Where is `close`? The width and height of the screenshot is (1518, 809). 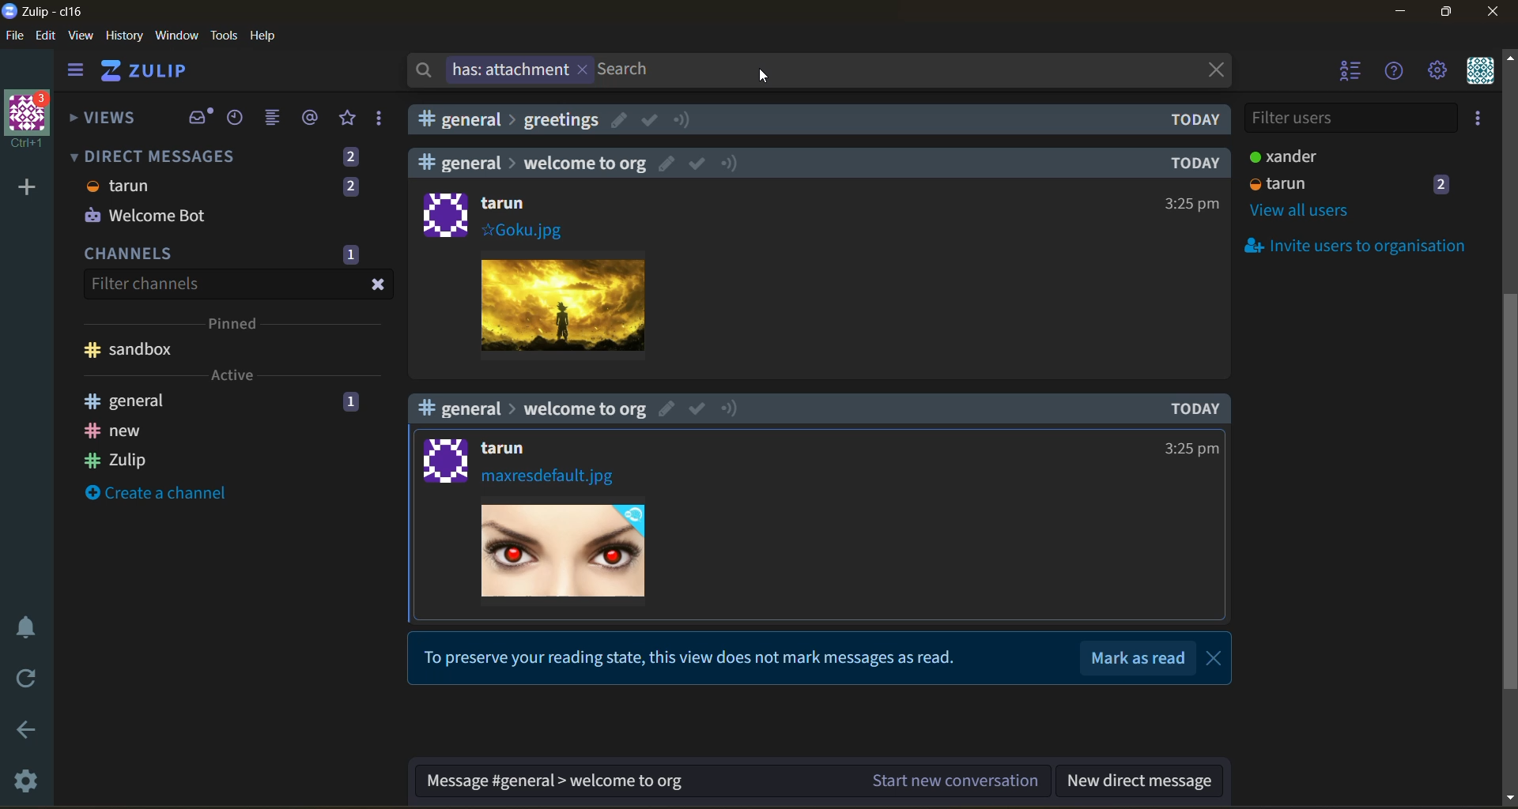
close is located at coordinates (379, 285).